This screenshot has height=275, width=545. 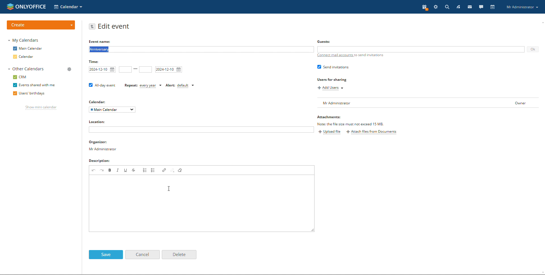 What do you see at coordinates (69, 69) in the screenshot?
I see `manage` at bounding box center [69, 69].